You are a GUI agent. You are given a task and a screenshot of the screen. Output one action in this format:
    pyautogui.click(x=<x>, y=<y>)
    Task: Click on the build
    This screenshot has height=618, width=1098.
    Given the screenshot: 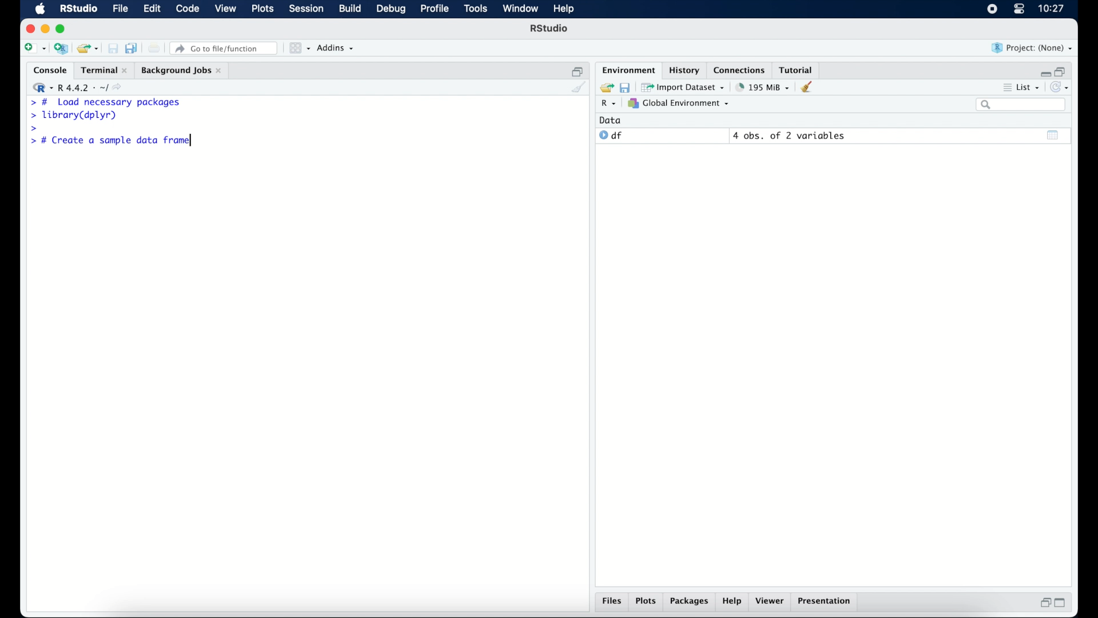 What is the action you would take?
    pyautogui.click(x=349, y=9)
    